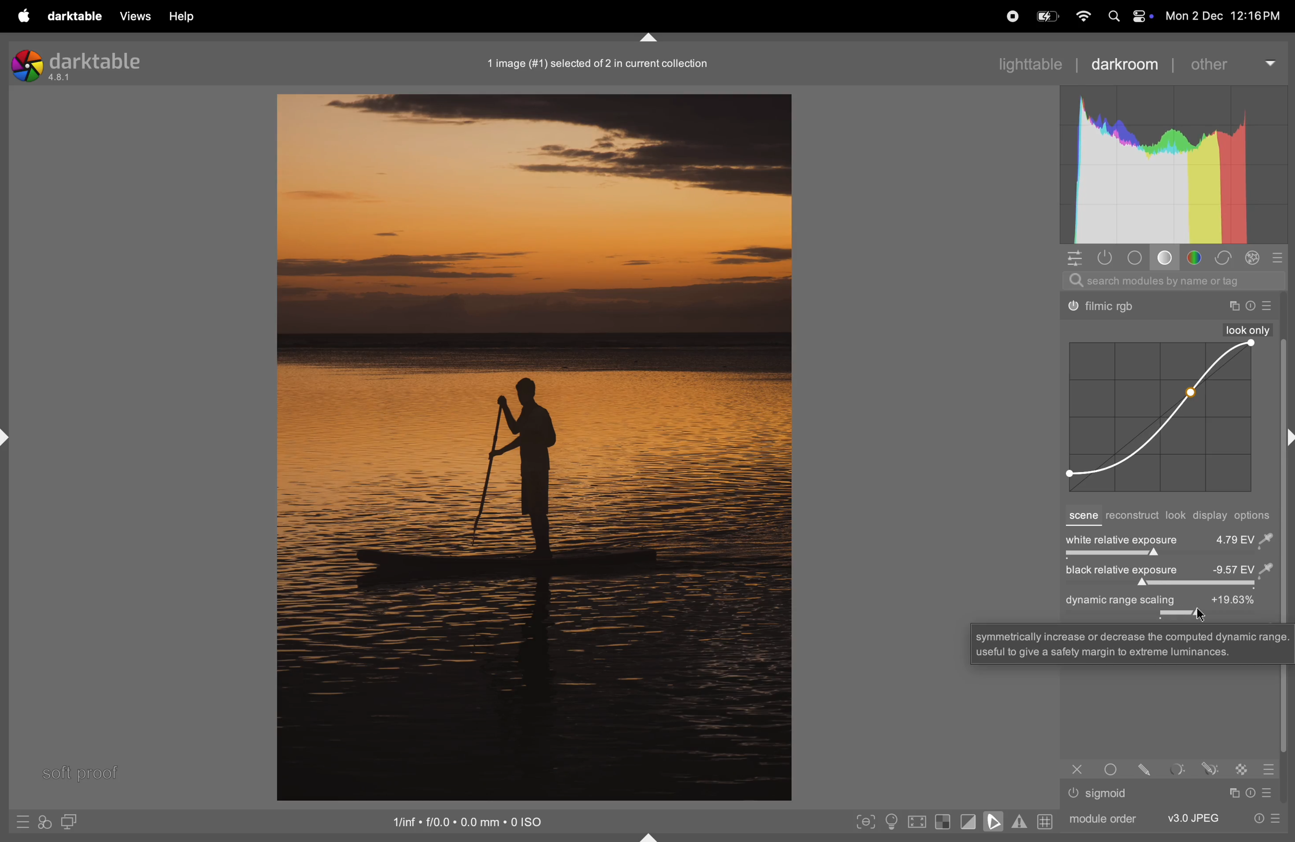 This screenshot has width=1295, height=842. Describe the element at coordinates (1074, 793) in the screenshot. I see `` at that location.